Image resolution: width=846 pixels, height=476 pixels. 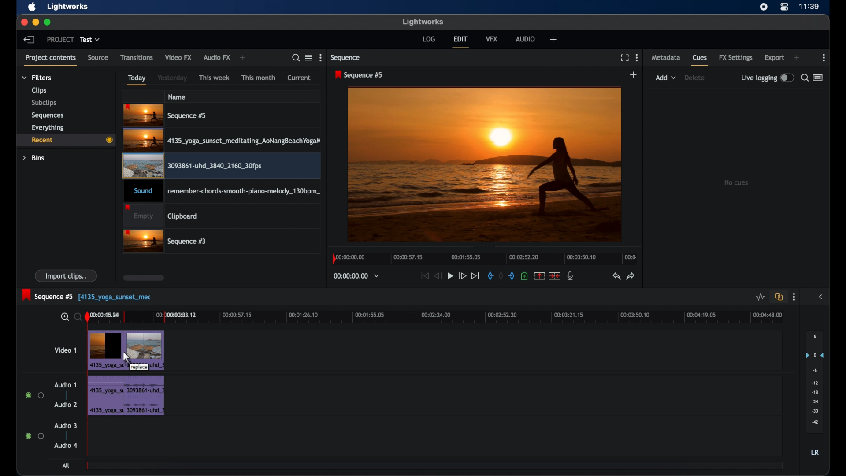 What do you see at coordinates (539, 276) in the screenshot?
I see `remove  marked section` at bounding box center [539, 276].